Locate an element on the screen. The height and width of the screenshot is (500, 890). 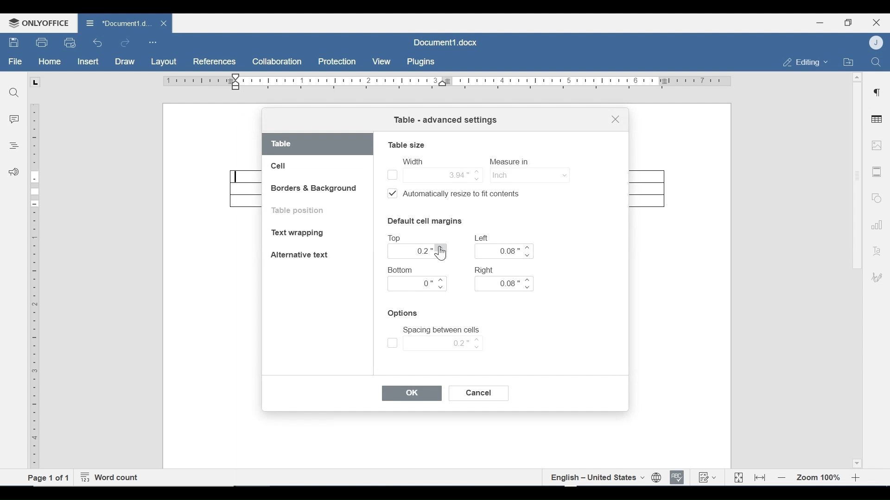
Borders & Background is located at coordinates (315, 189).